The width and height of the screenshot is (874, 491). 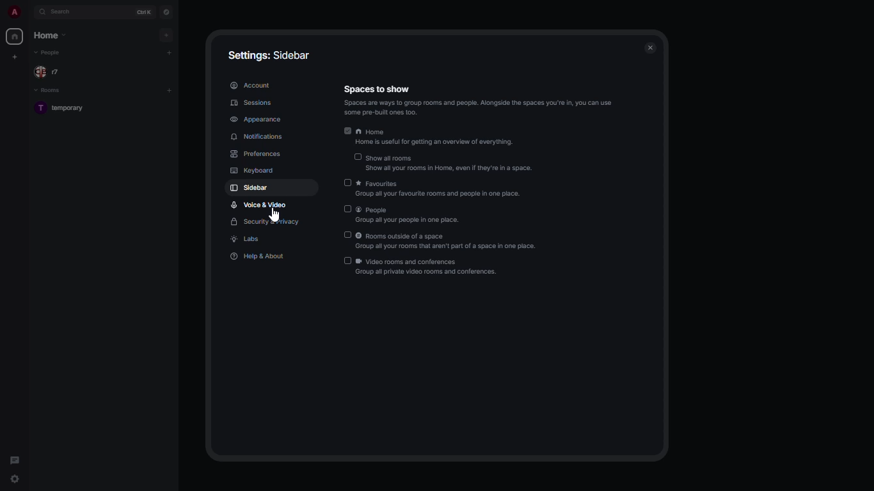 I want to click on disabled, so click(x=347, y=209).